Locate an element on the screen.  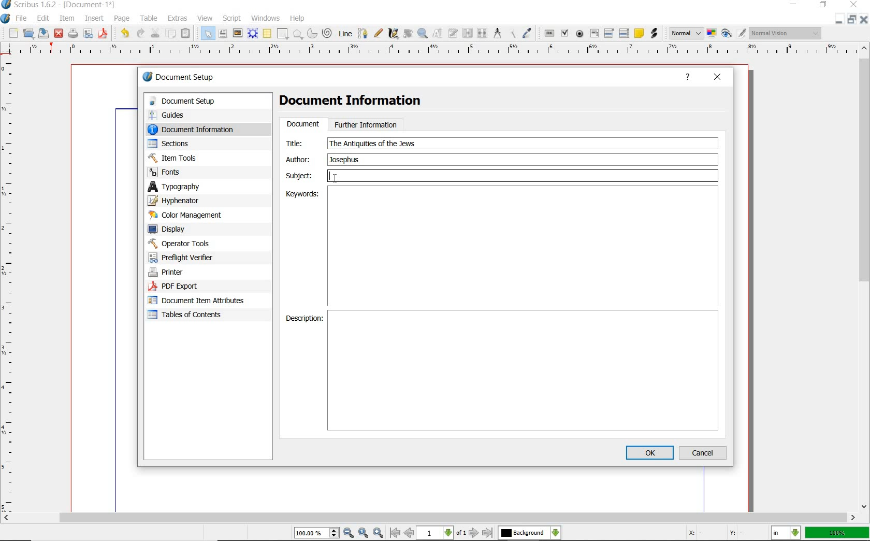
Description is located at coordinates (303, 318).